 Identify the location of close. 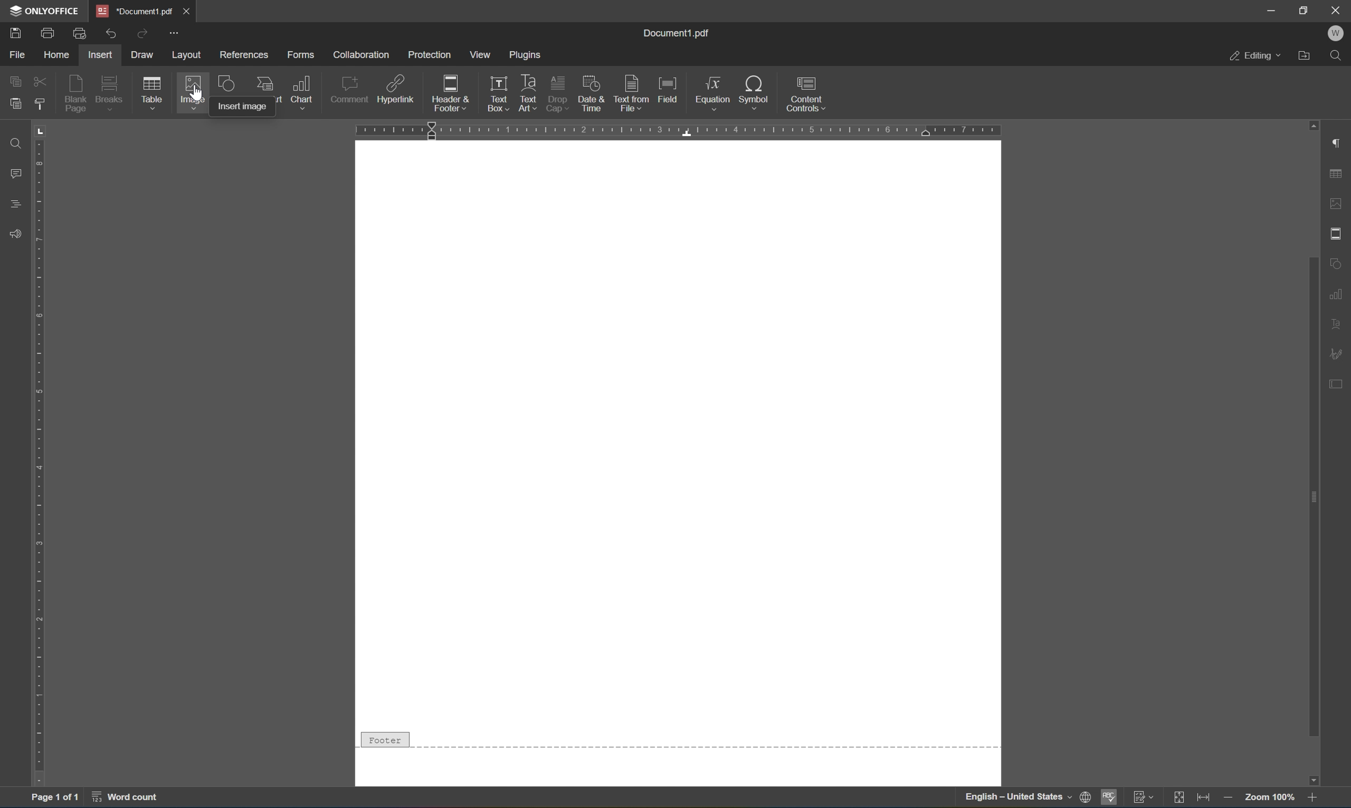
(195, 13).